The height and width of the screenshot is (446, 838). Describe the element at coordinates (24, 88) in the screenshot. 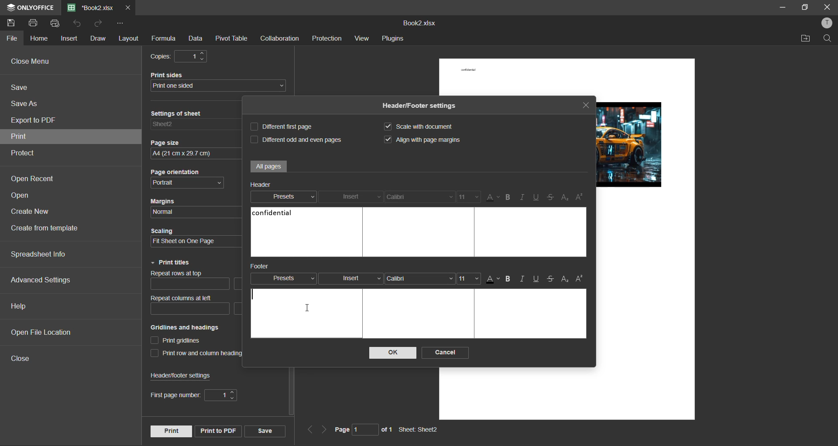

I see `save` at that location.